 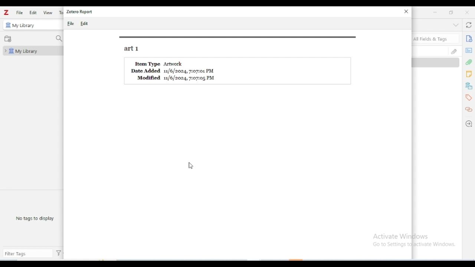 What do you see at coordinates (469, 86) in the screenshot?
I see `libraries and collections` at bounding box center [469, 86].